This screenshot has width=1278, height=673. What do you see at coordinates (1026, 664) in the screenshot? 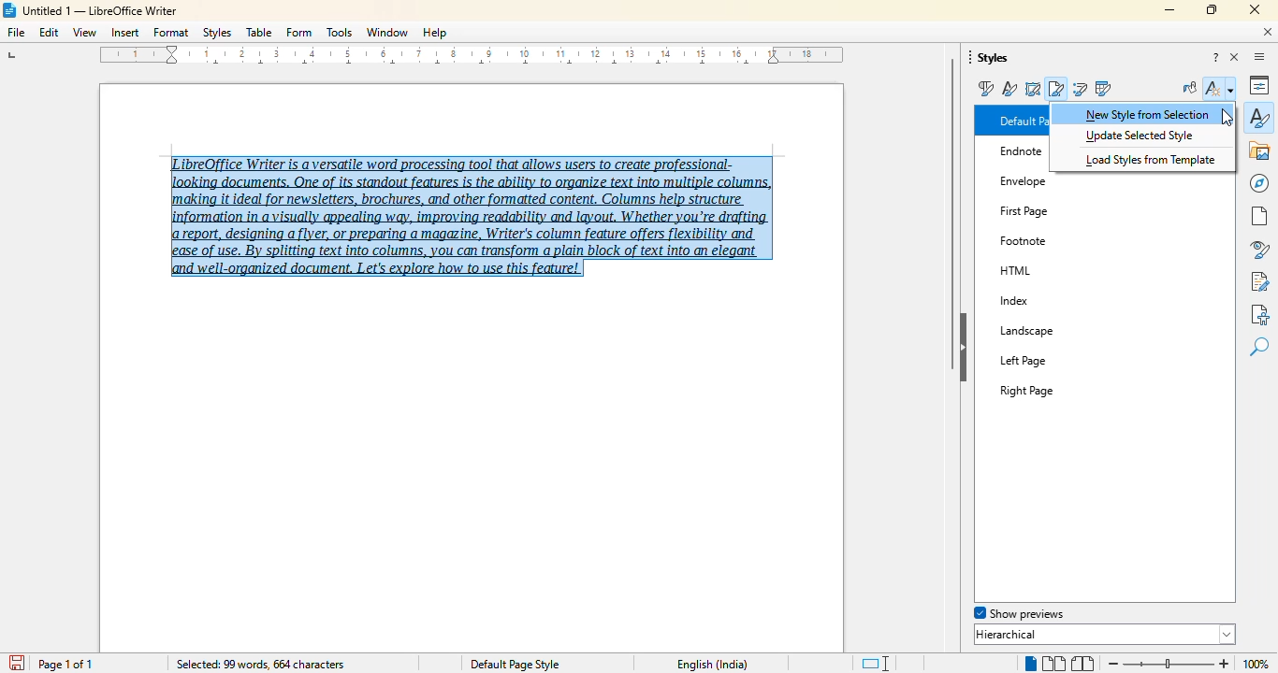
I see `single page view` at bounding box center [1026, 664].